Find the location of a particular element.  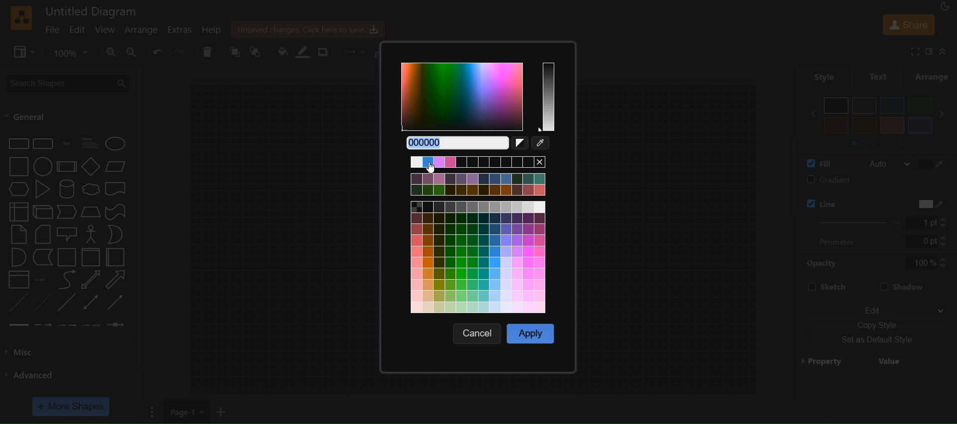

vertical container is located at coordinates (90, 258).